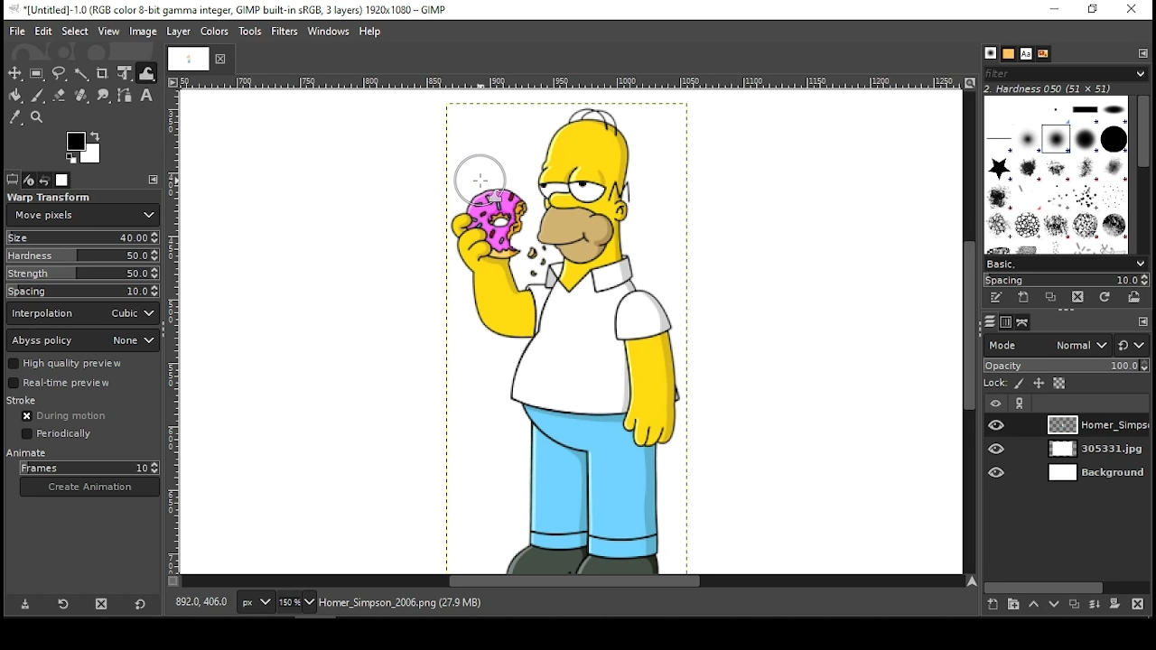 This screenshot has width=1156, height=650. Describe the element at coordinates (1139, 606) in the screenshot. I see `delete layer` at that location.